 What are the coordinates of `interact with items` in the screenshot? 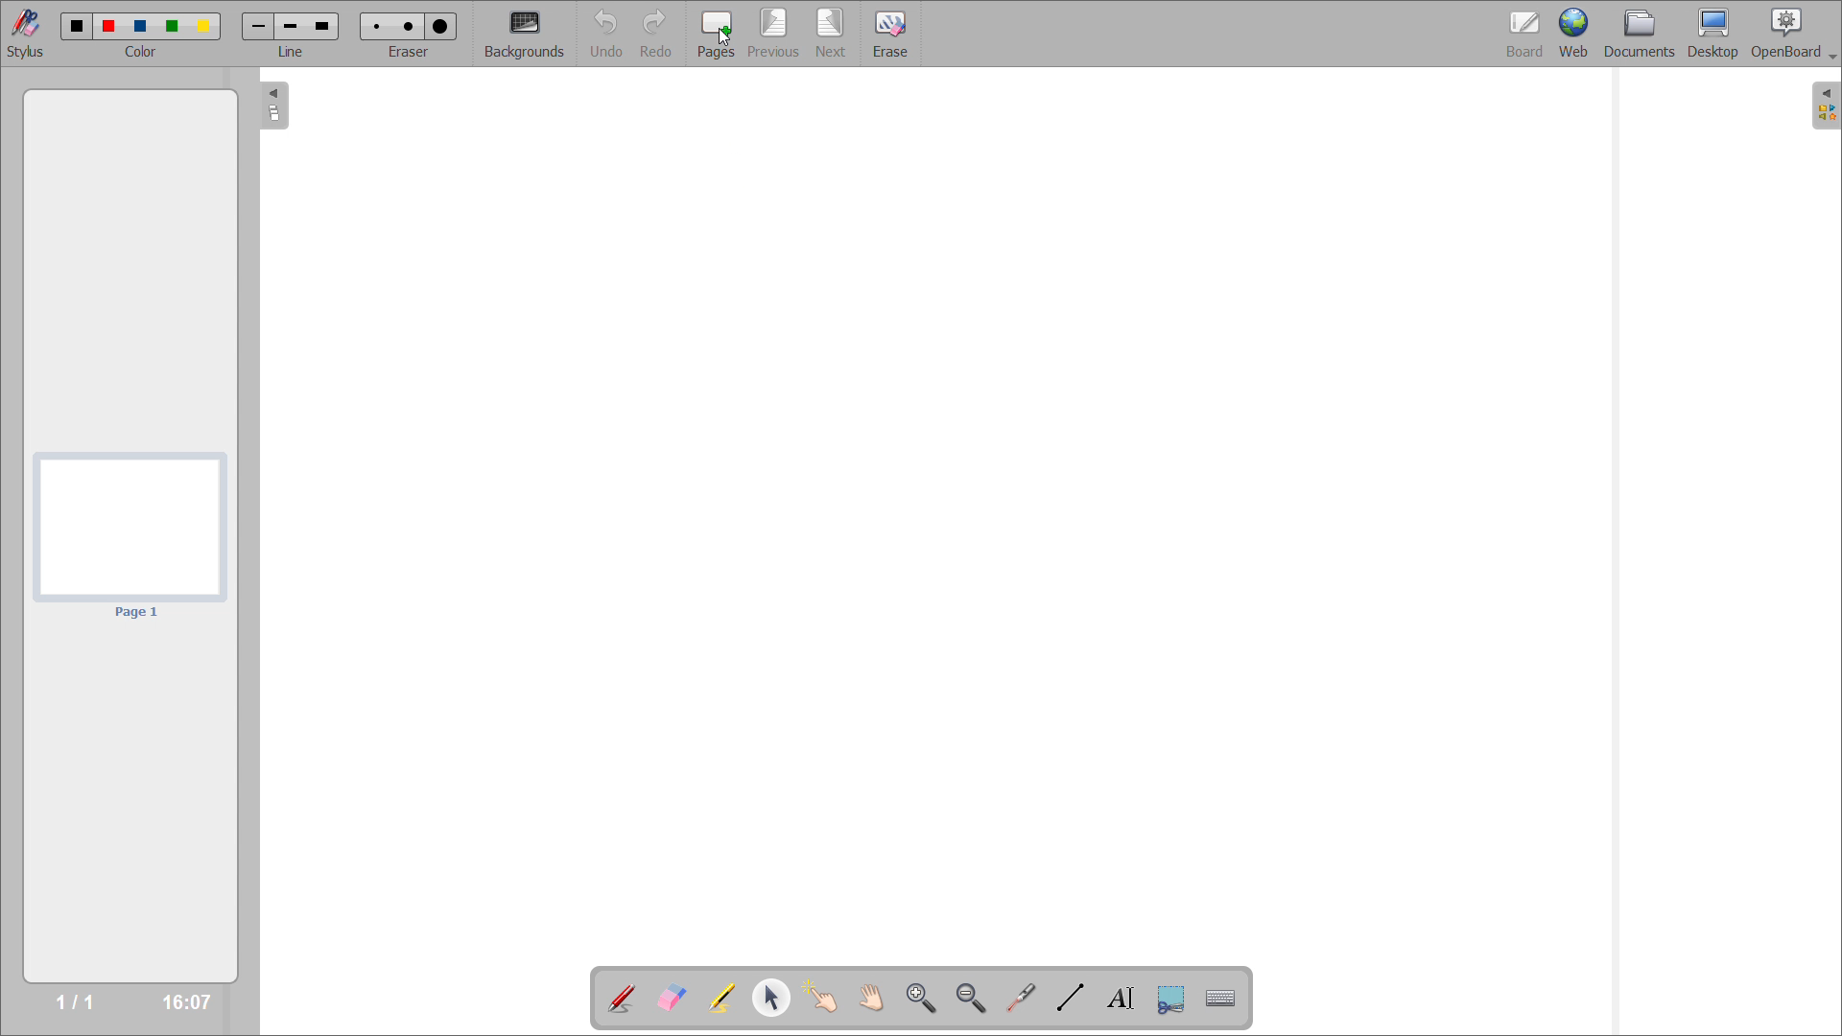 It's located at (820, 997).